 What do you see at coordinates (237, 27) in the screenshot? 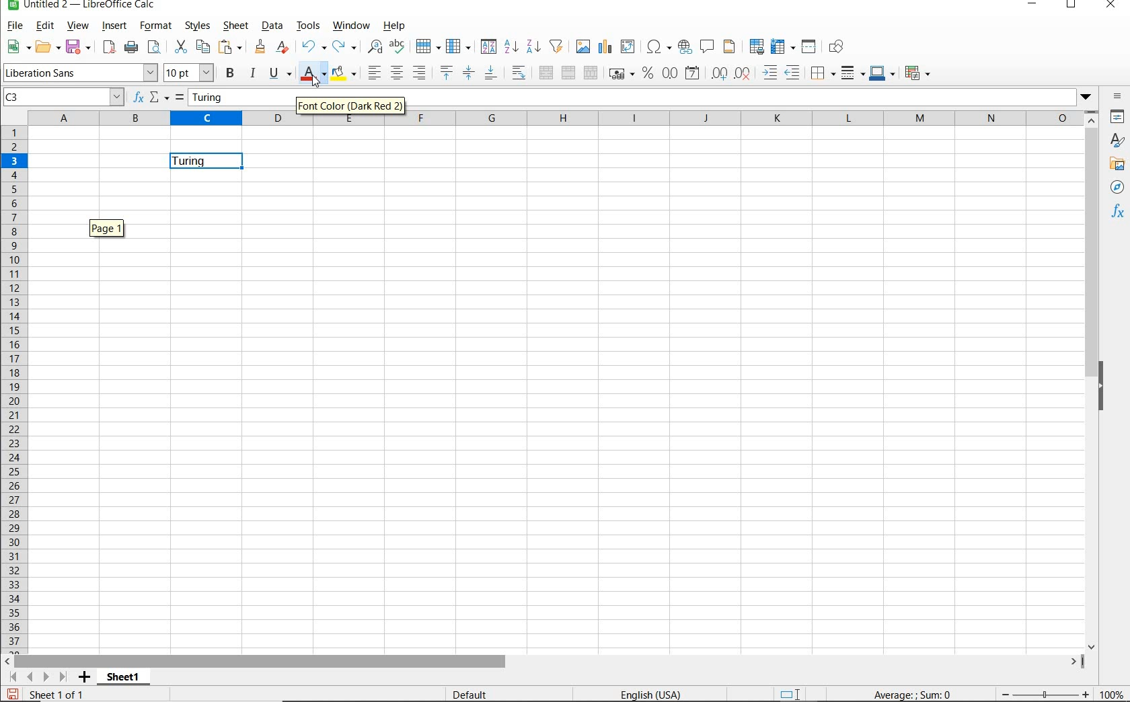
I see `SHEET` at bounding box center [237, 27].